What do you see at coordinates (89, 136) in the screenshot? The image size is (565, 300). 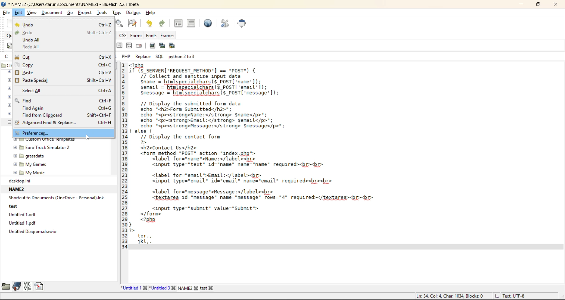 I see `Cursor on preferences` at bounding box center [89, 136].